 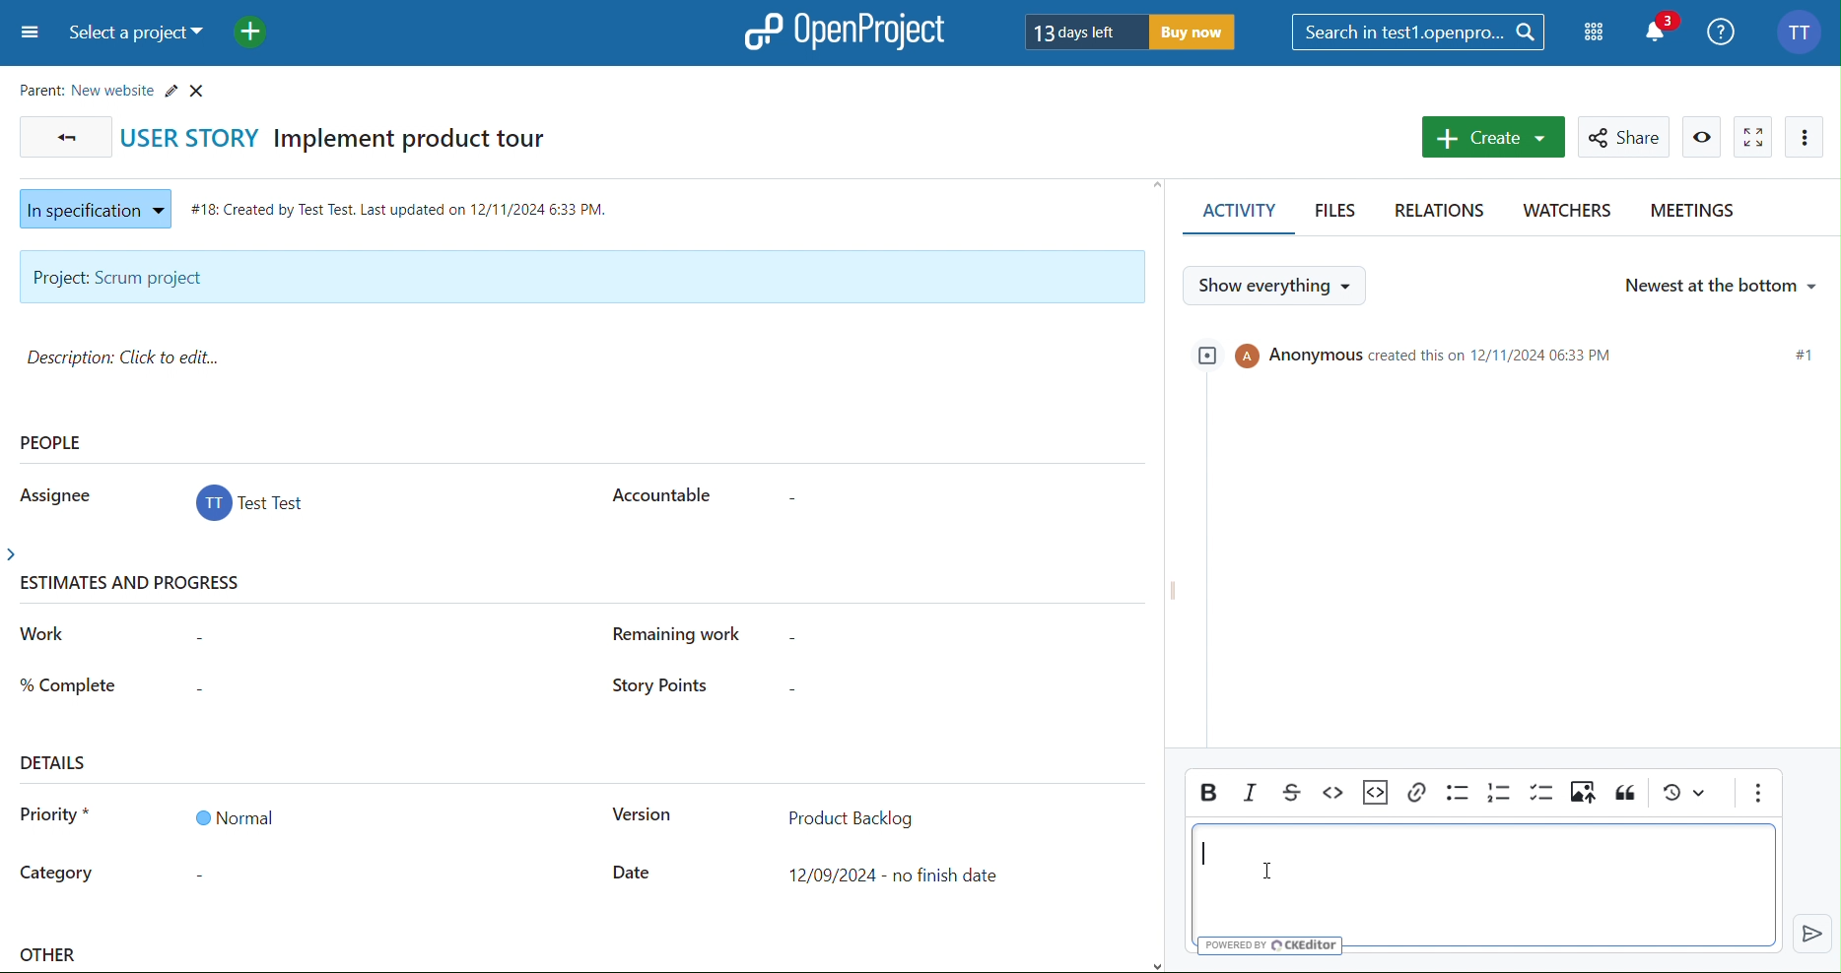 What do you see at coordinates (1277, 285) in the screenshot?
I see `Show everything` at bounding box center [1277, 285].